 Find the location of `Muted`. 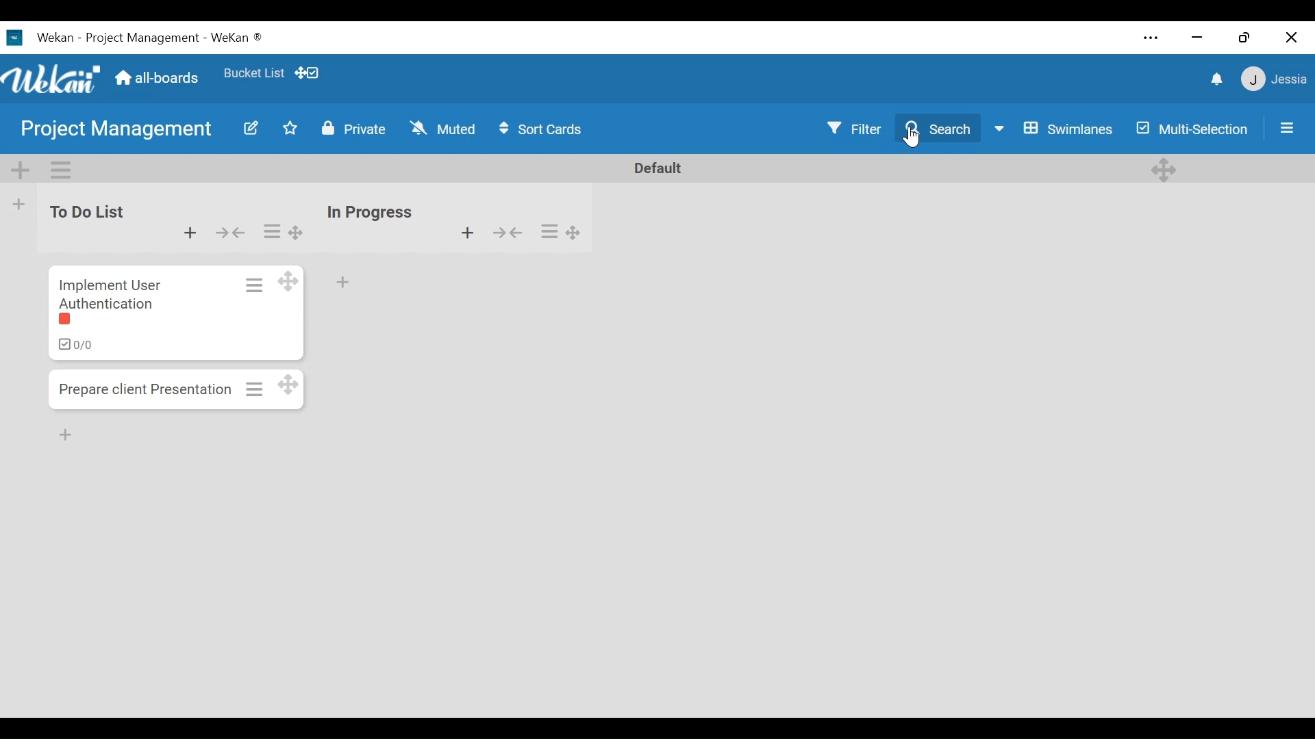

Muted is located at coordinates (443, 129).